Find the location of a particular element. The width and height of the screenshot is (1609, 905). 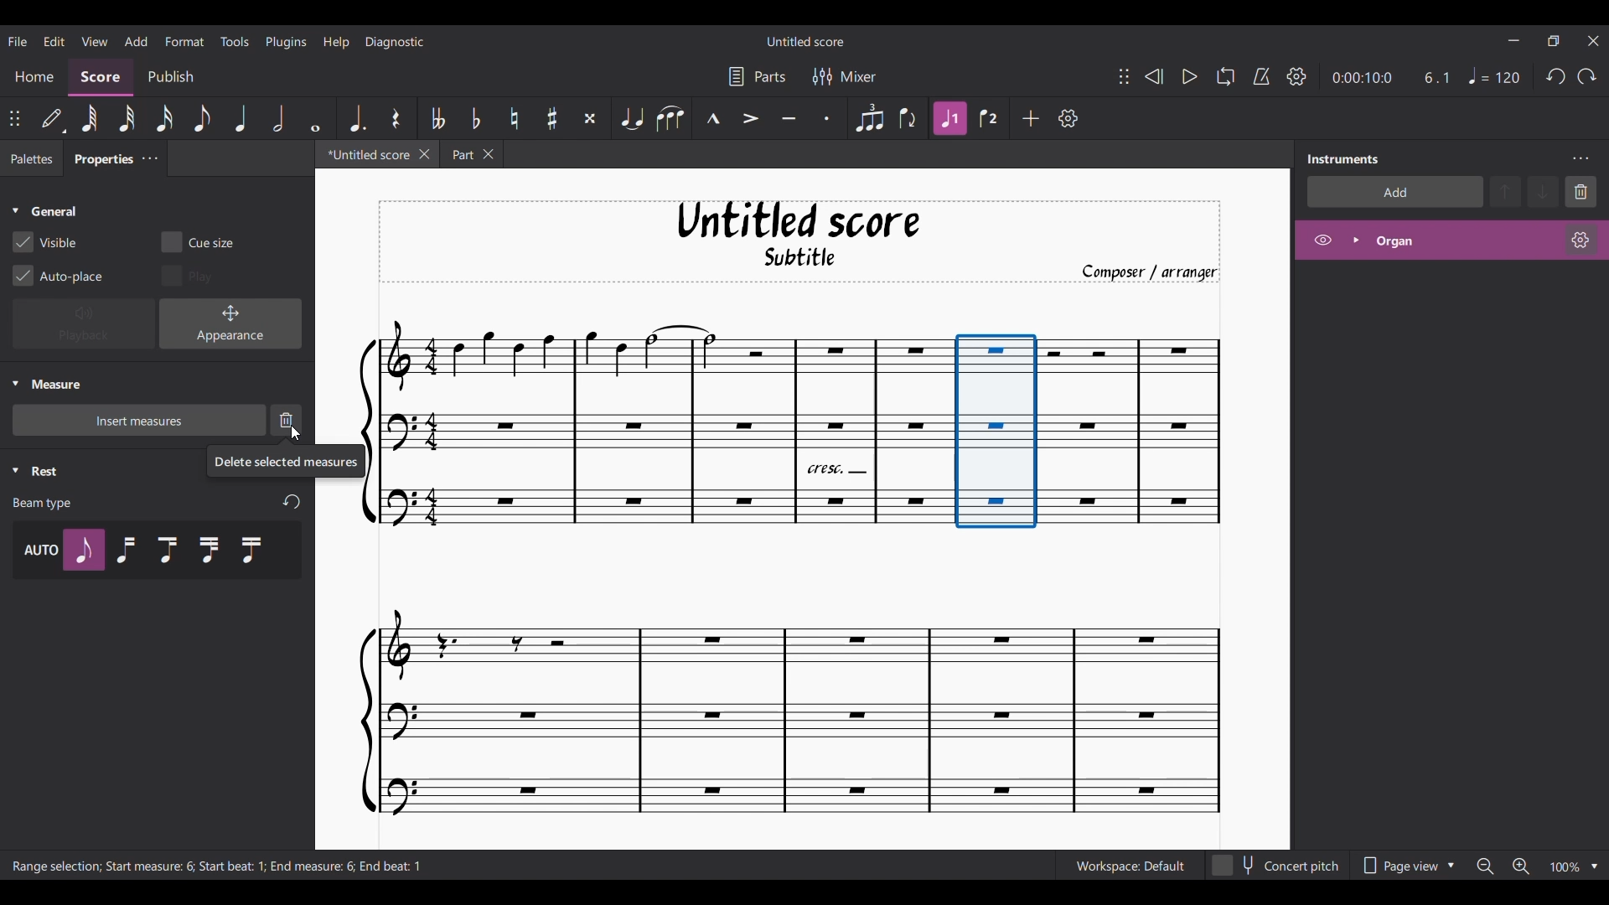

Close/Undock Properties tab is located at coordinates (149, 158).